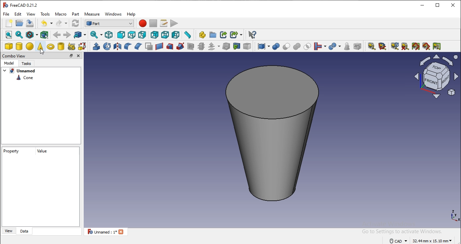 The height and width of the screenshot is (244, 461). Describe the element at coordinates (10, 230) in the screenshot. I see `view` at that location.